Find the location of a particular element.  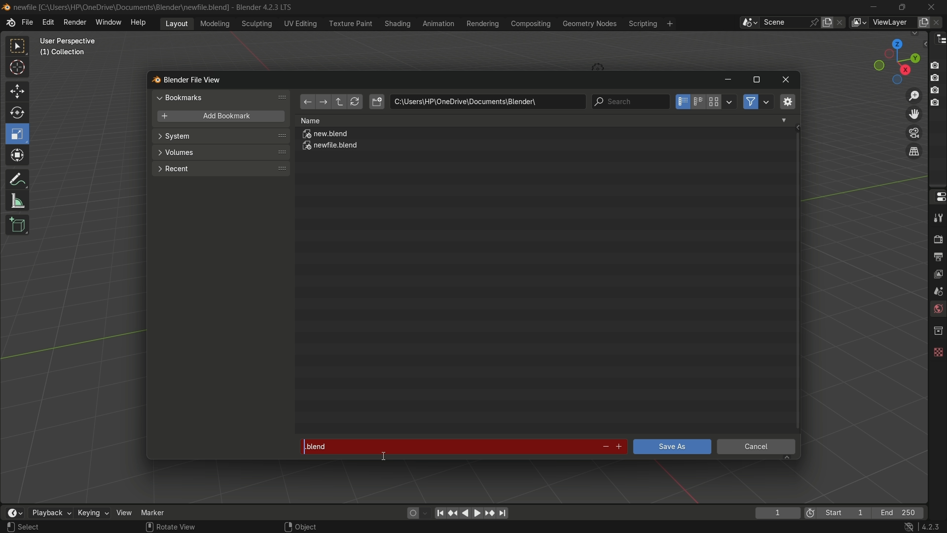

transform is located at coordinates (18, 156).